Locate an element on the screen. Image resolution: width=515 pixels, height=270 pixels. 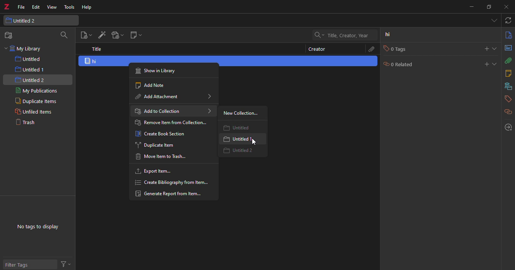
notes is located at coordinates (509, 73).